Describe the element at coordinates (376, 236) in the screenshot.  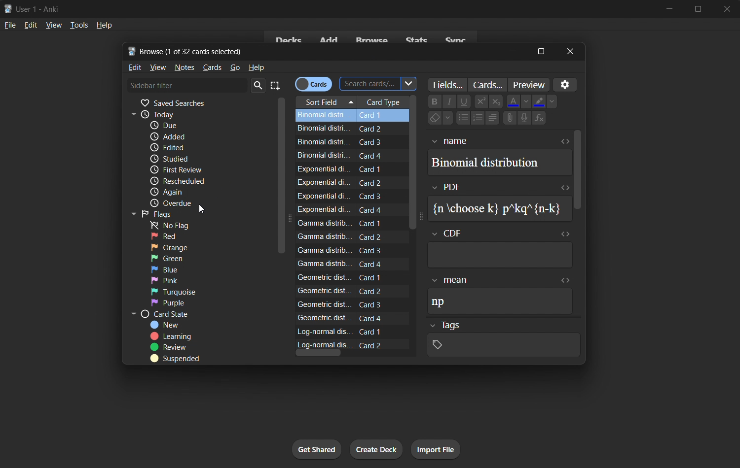
I see `Card 2` at that location.